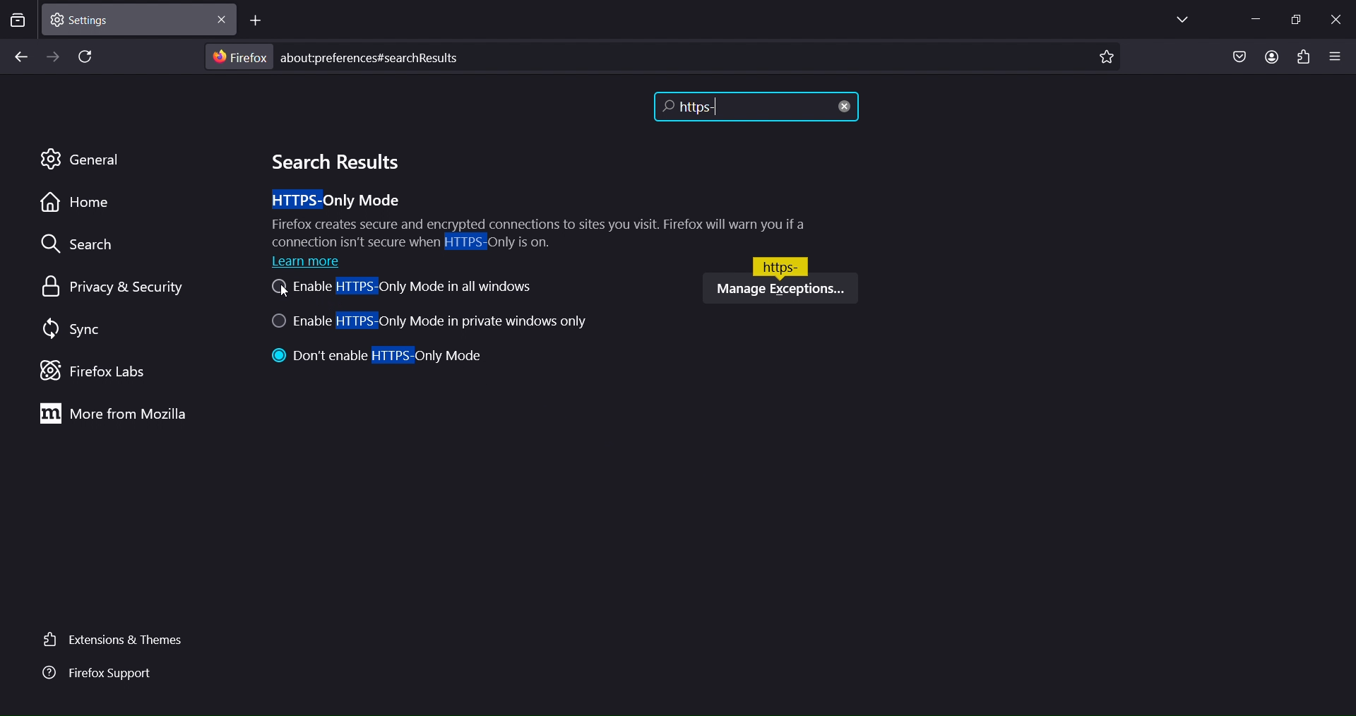  What do you see at coordinates (1297, 20) in the screenshot?
I see `restore down` at bounding box center [1297, 20].